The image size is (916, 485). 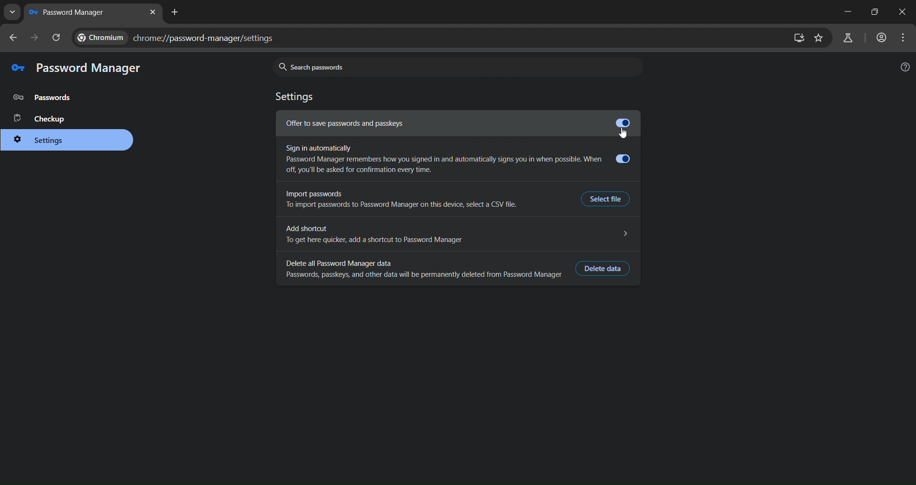 What do you see at coordinates (174, 15) in the screenshot?
I see `new tab` at bounding box center [174, 15].